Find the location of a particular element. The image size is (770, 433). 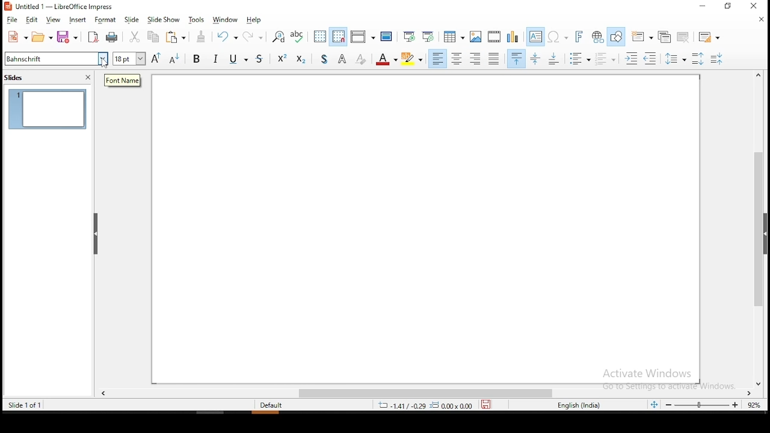

format is located at coordinates (106, 19).